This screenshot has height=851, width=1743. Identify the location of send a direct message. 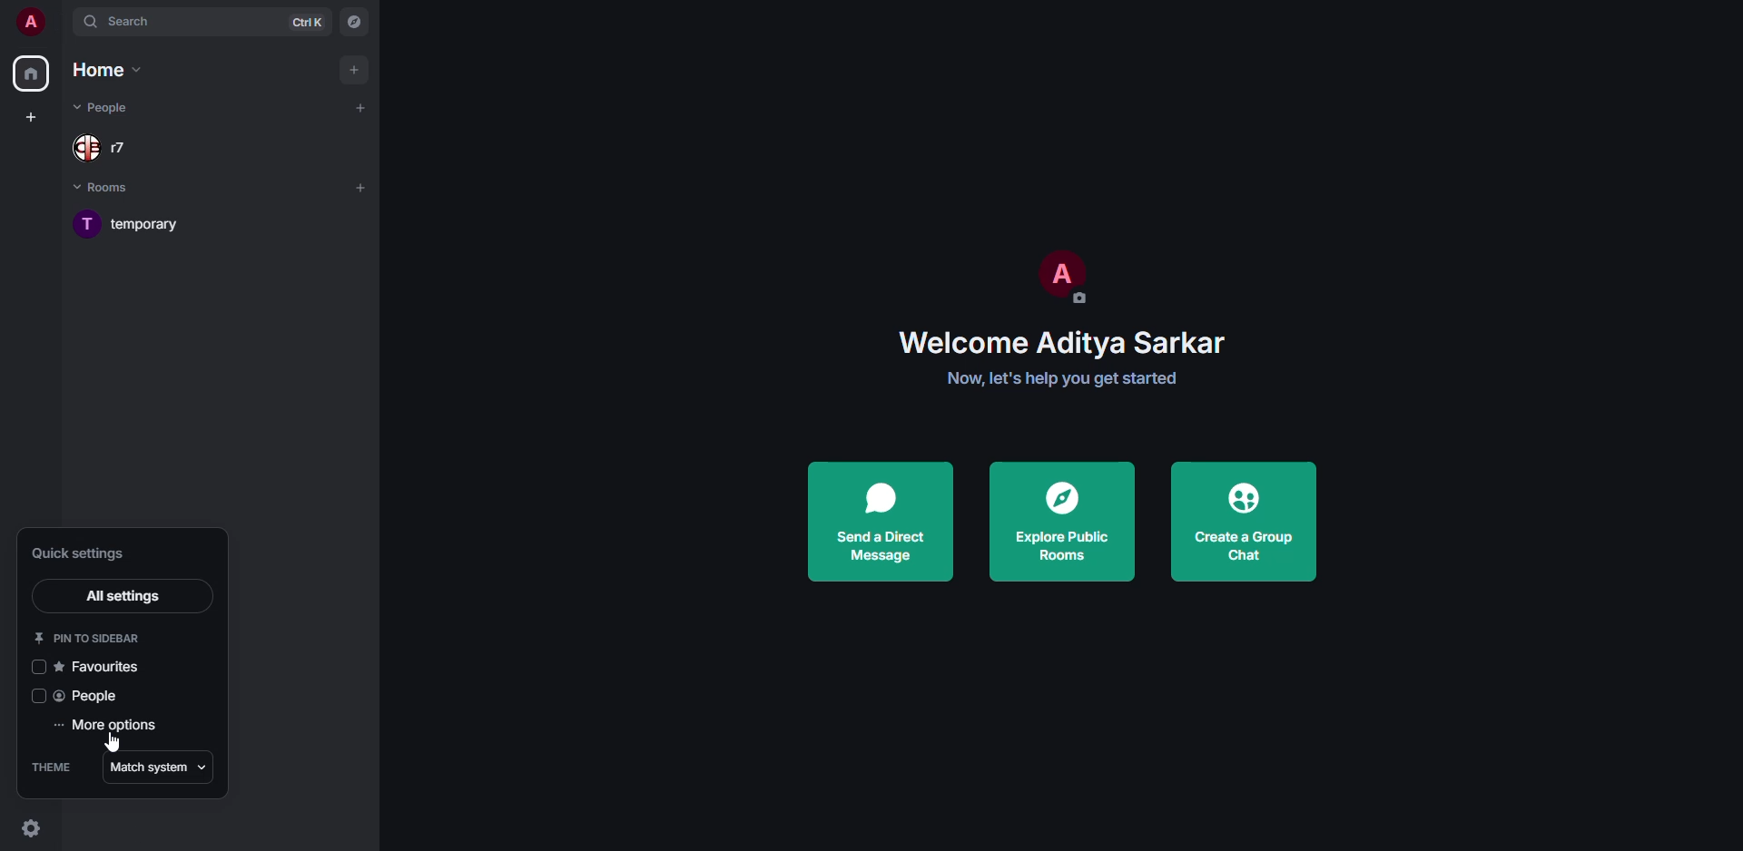
(881, 521).